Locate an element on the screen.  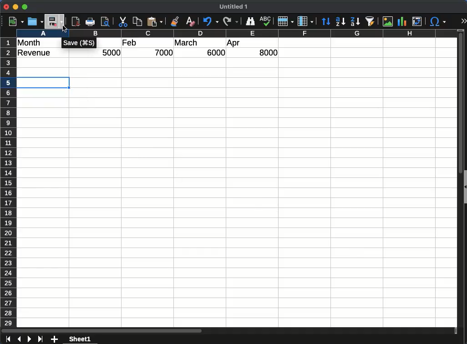
scroll is located at coordinates (457, 183).